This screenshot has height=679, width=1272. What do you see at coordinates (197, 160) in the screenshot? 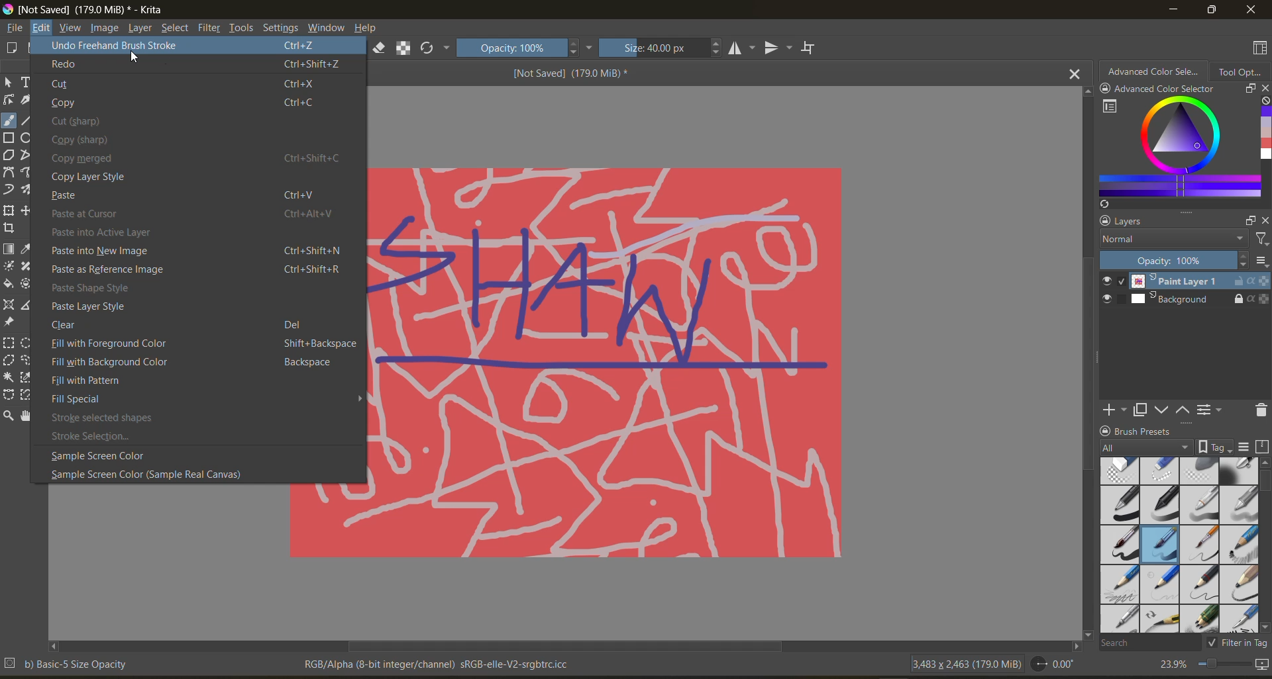
I see `copy merged   Ctrl+Shift+C` at bounding box center [197, 160].